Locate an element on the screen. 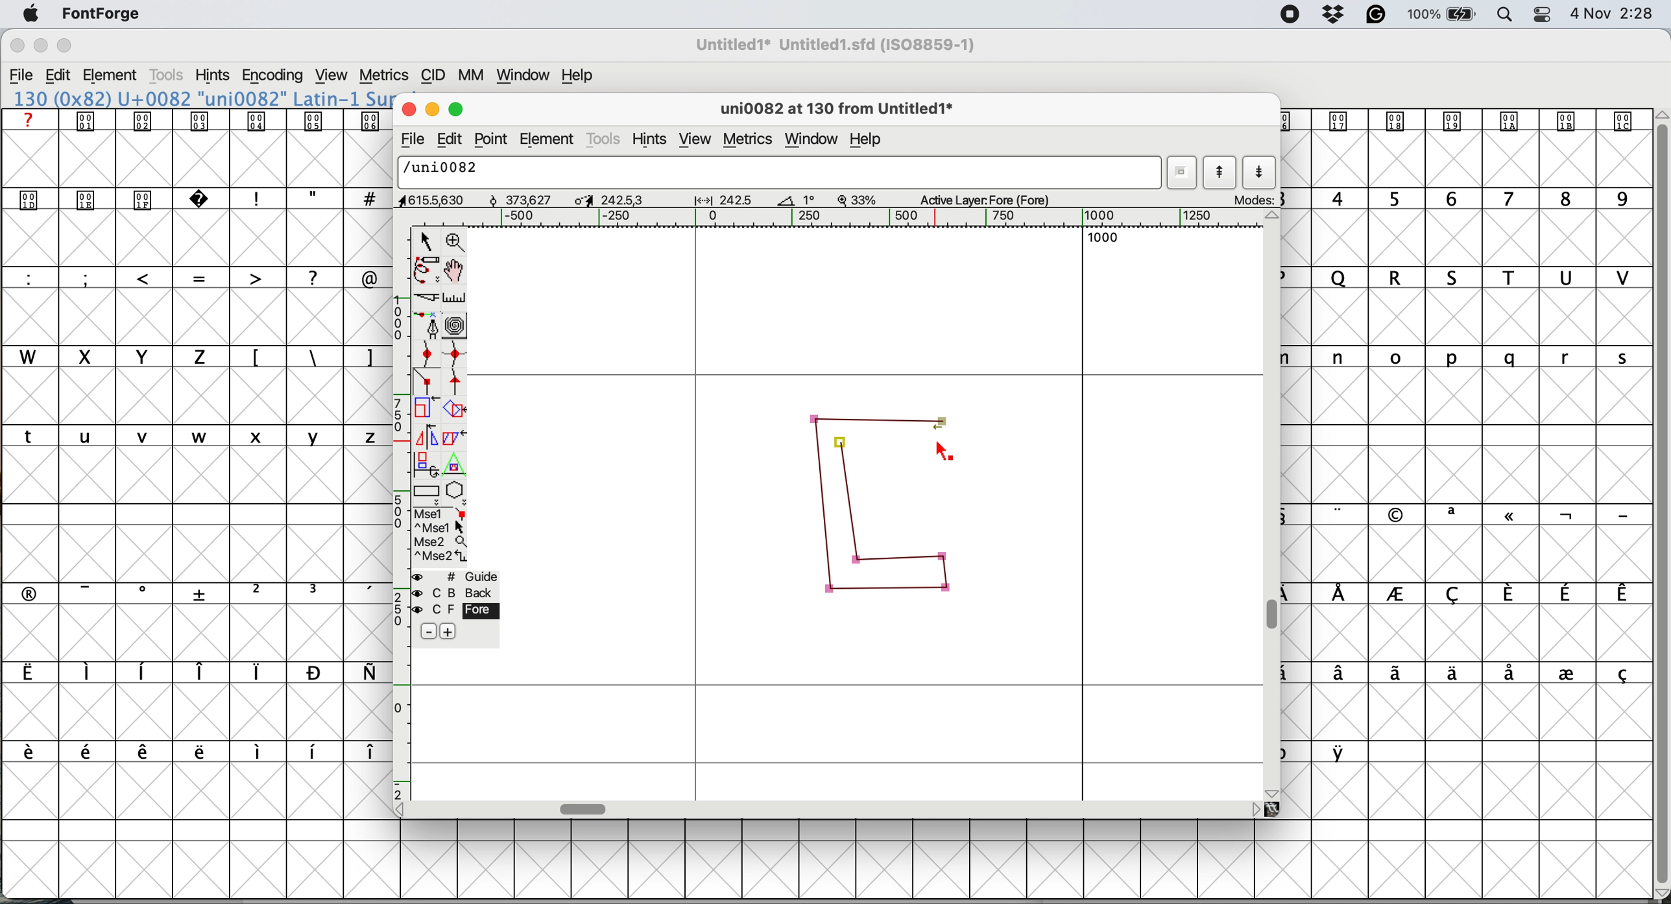 The width and height of the screenshot is (1671, 904). maximise is located at coordinates (66, 45).